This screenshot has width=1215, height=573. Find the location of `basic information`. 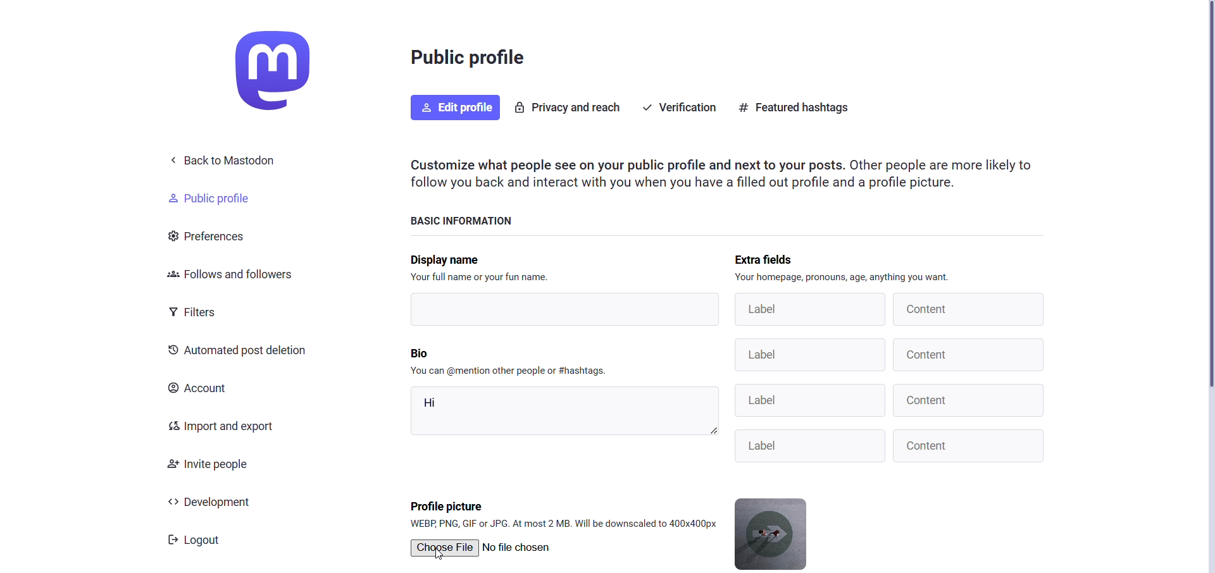

basic information is located at coordinates (459, 221).